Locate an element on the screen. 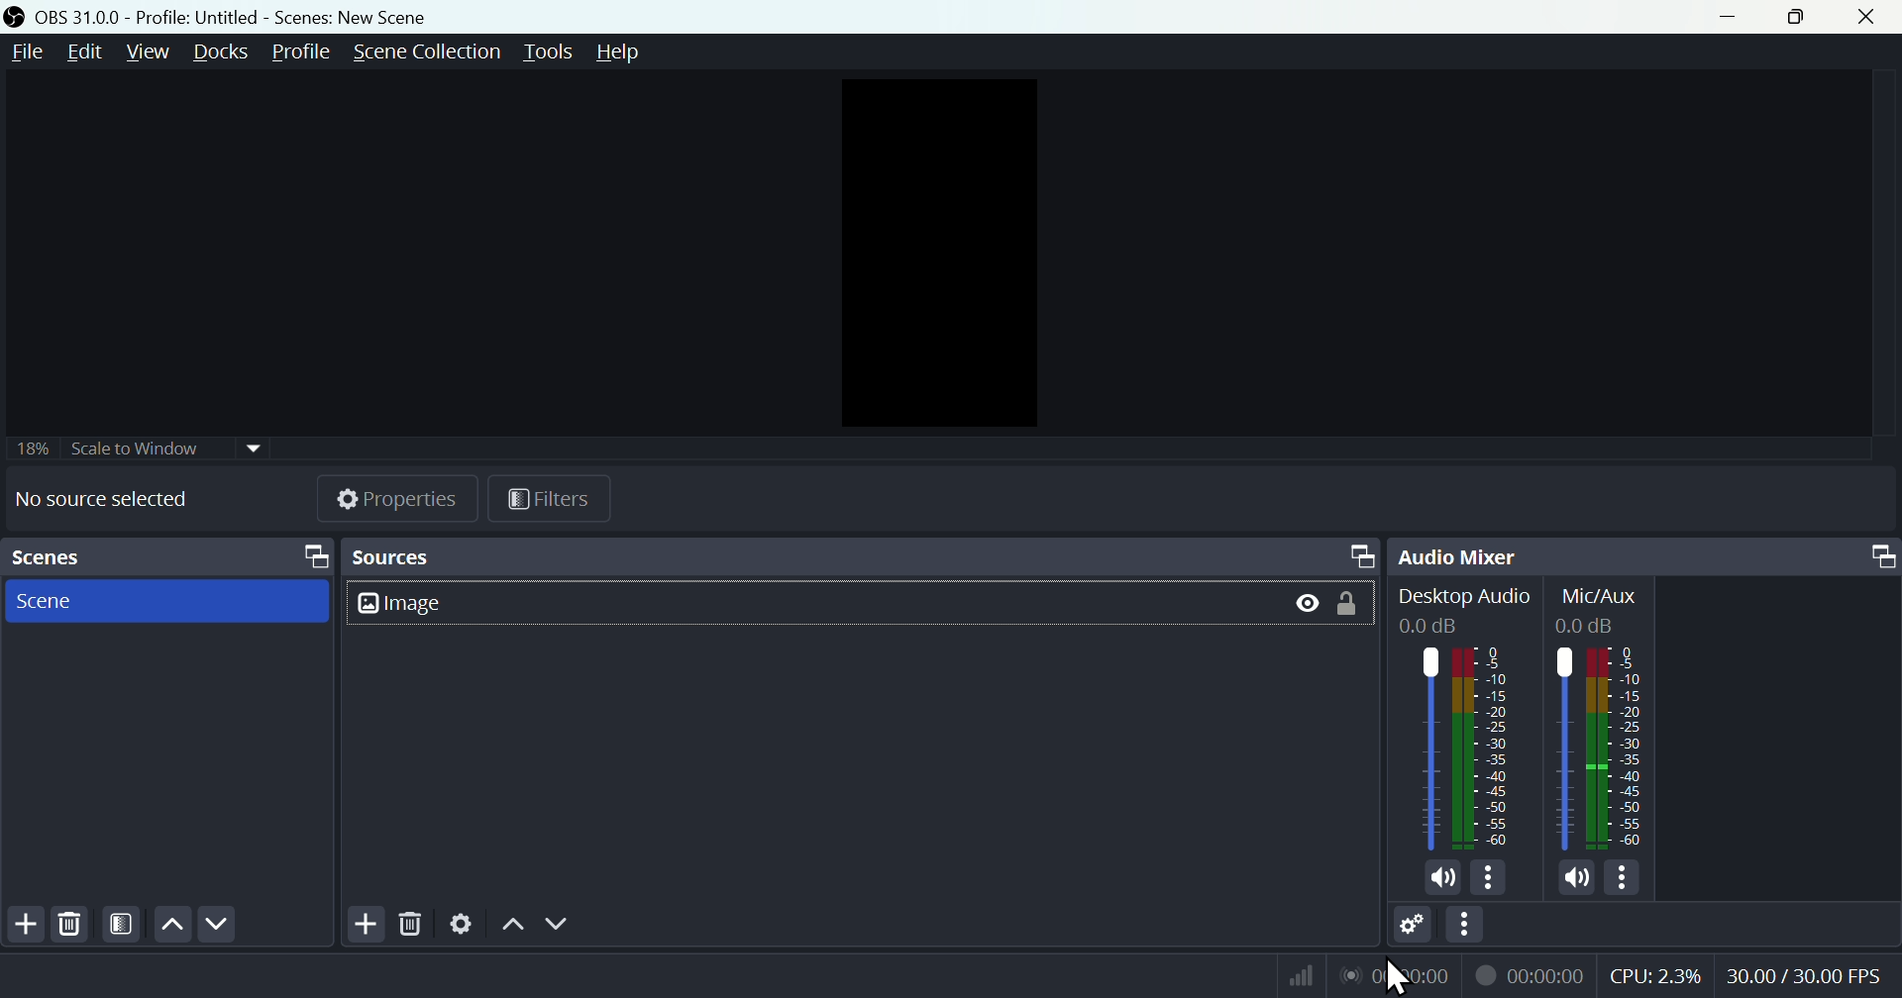 This screenshot has width=1902, height=998. Scenes is located at coordinates (164, 557).